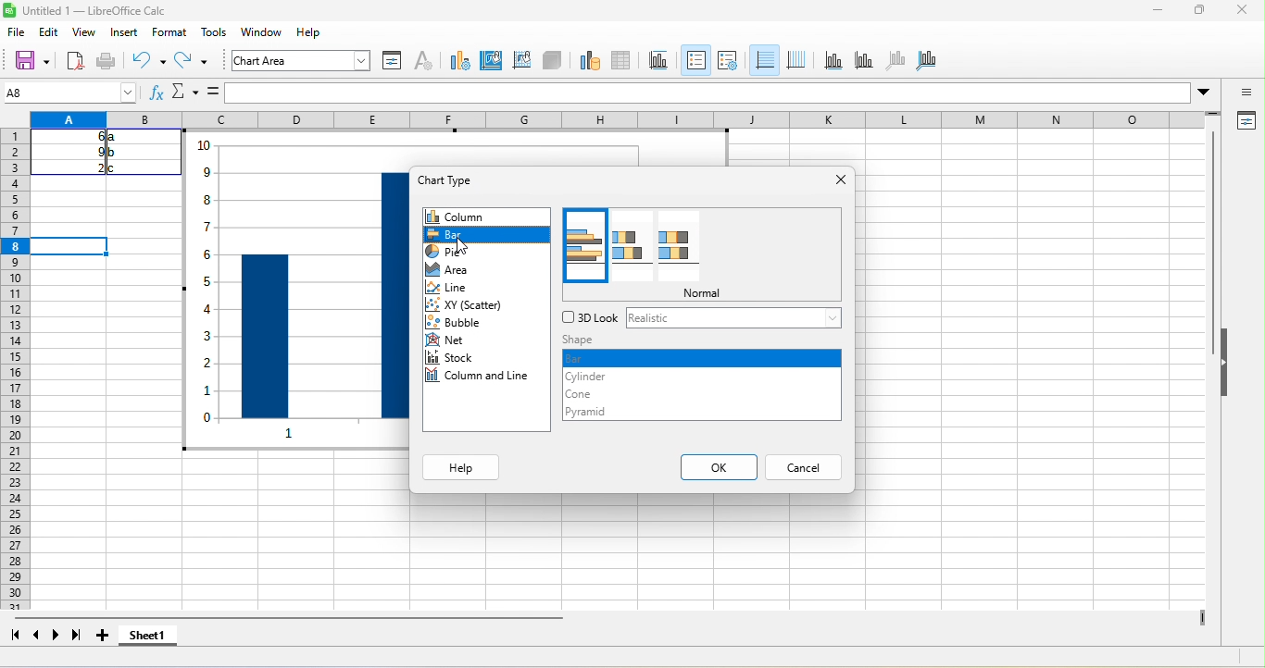  What do you see at coordinates (711, 94) in the screenshot?
I see `formular bar` at bounding box center [711, 94].